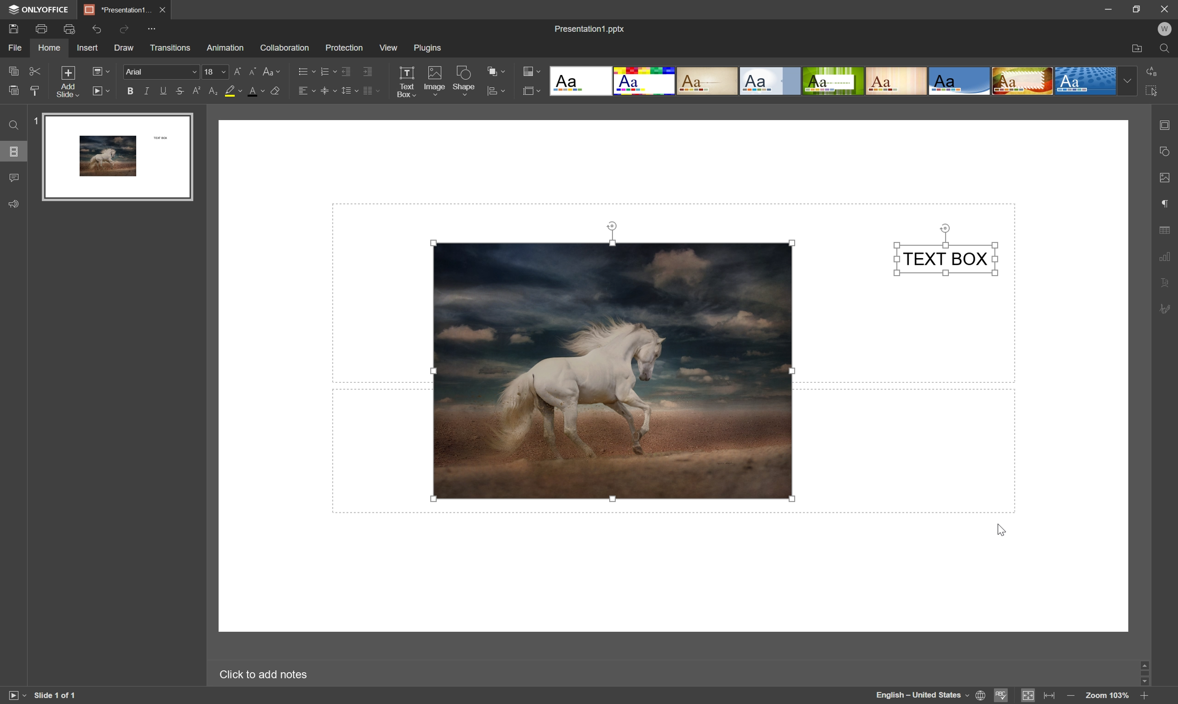  I want to click on shape, so click(464, 81).